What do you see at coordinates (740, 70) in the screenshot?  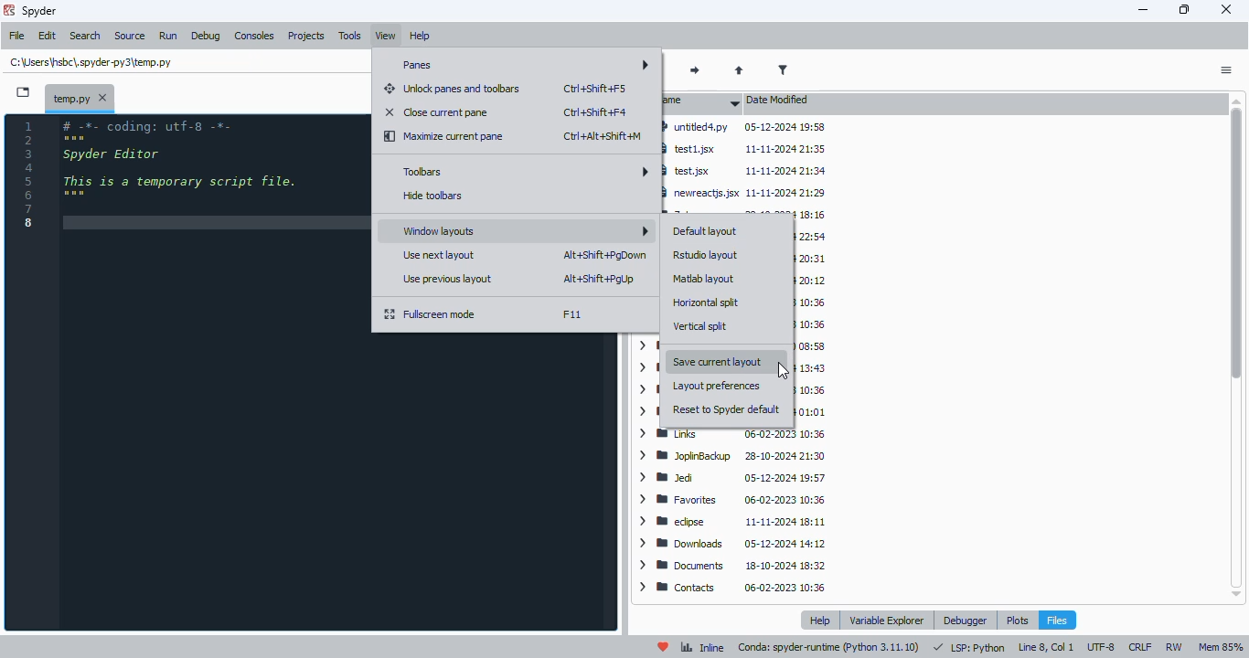 I see `parent` at bounding box center [740, 70].